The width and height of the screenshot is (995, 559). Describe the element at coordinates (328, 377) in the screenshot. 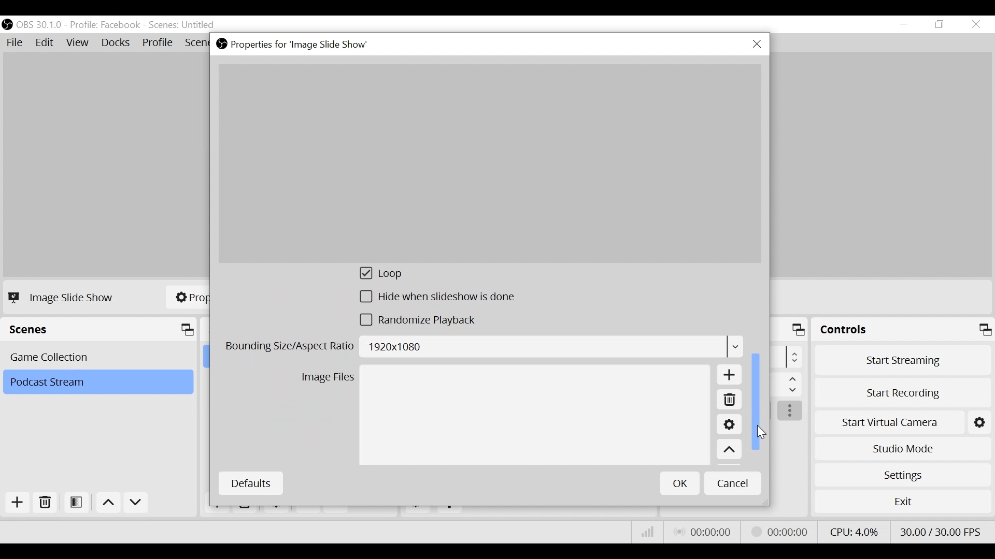

I see `Image Files` at that location.